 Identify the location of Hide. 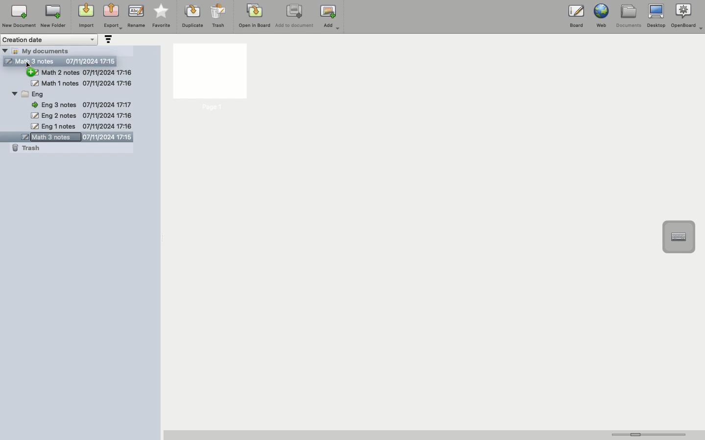
(5, 50).